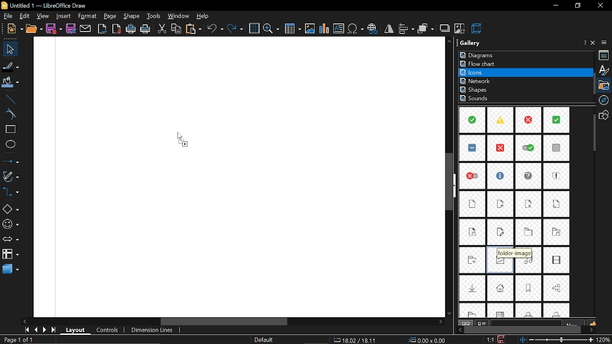  I want to click on controls, so click(106, 331).